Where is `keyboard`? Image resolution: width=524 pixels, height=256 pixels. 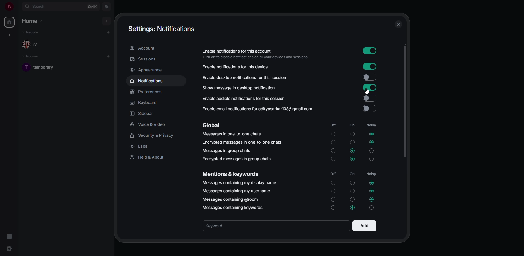 keyboard is located at coordinates (144, 103).